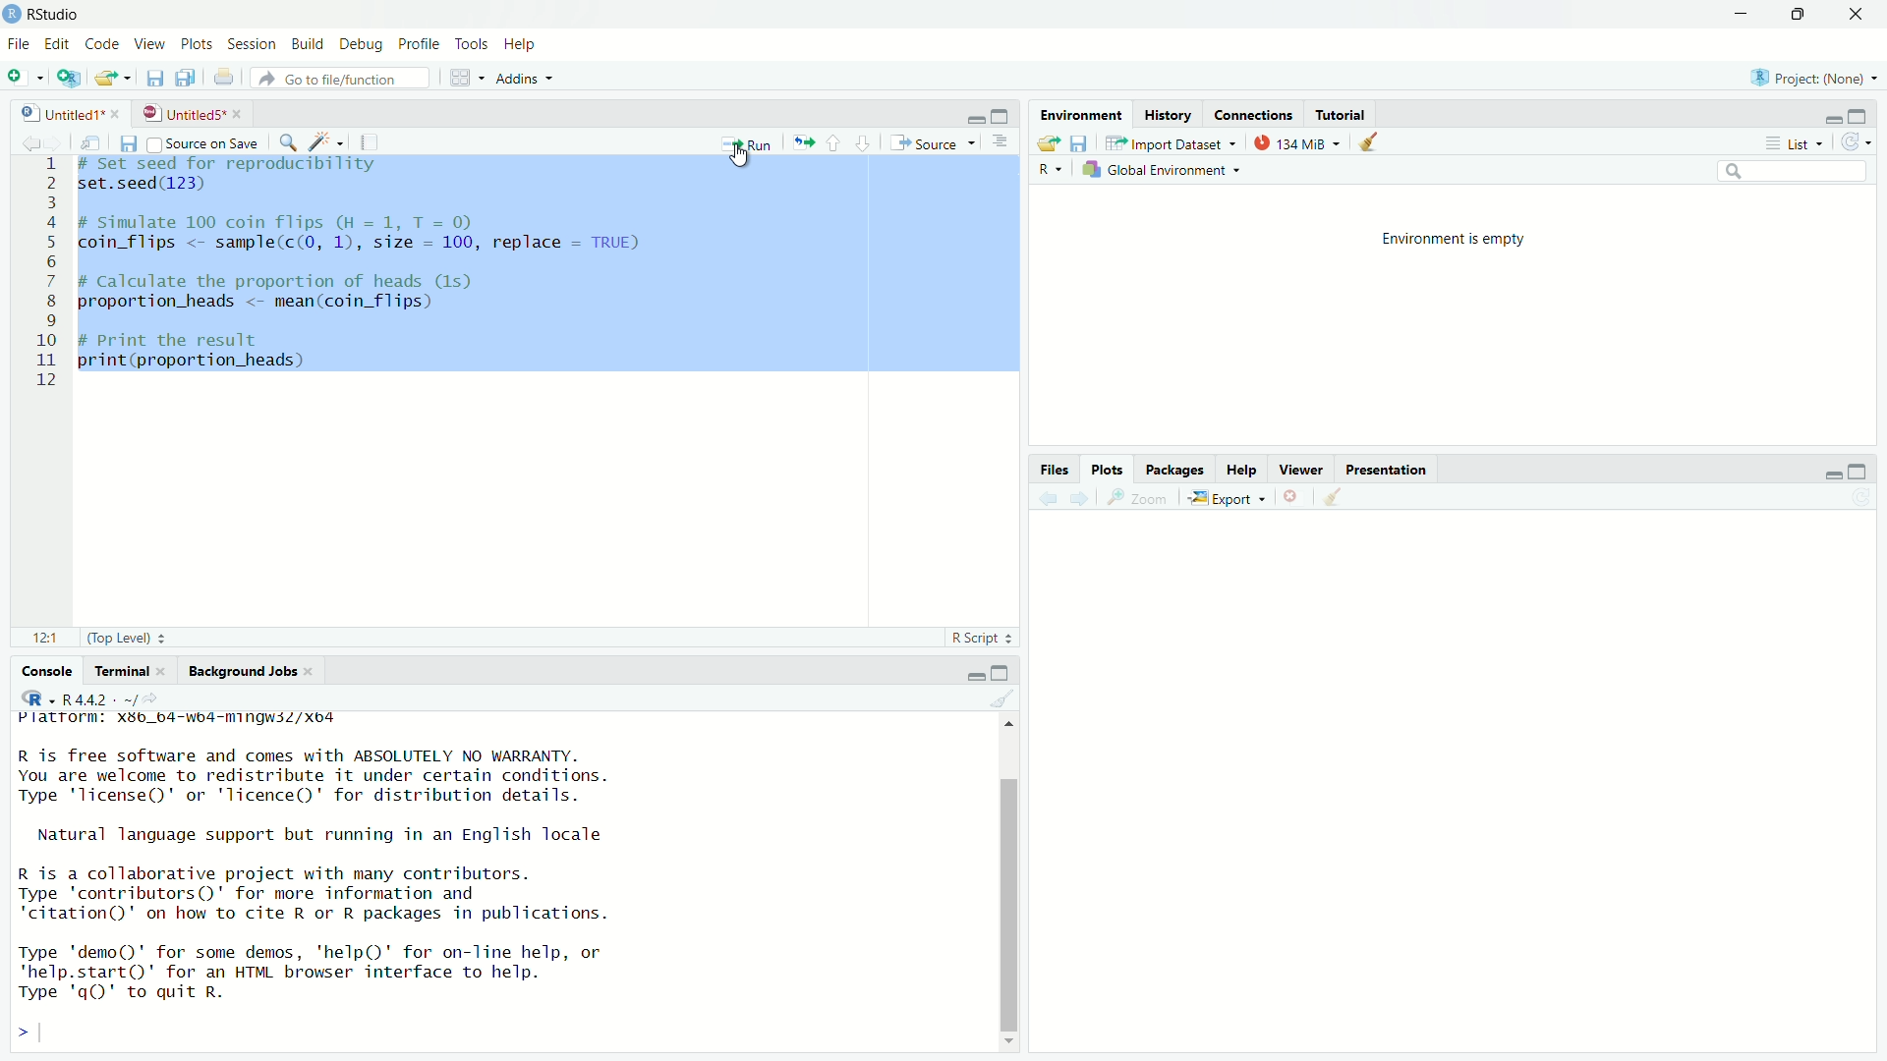 This screenshot has width=1887, height=1061. Describe the element at coordinates (1082, 143) in the screenshot. I see `save workspace as` at that location.